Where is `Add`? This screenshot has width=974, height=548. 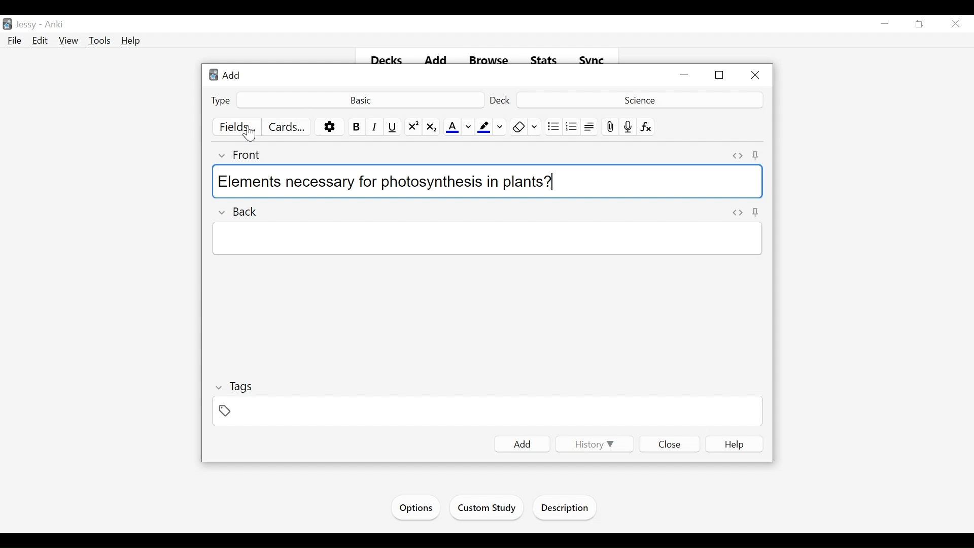
Add is located at coordinates (438, 61).